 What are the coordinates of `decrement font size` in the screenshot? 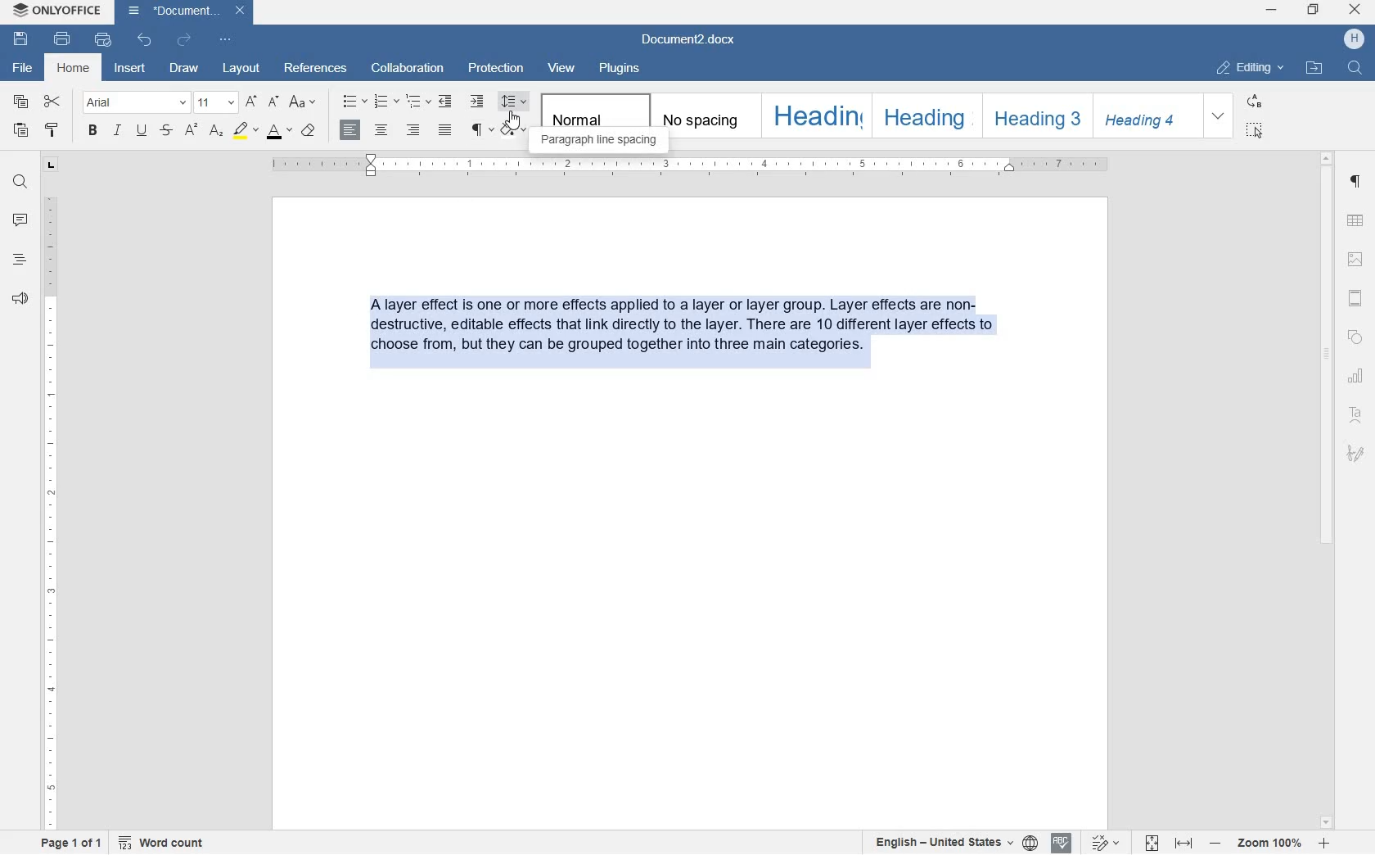 It's located at (273, 102).